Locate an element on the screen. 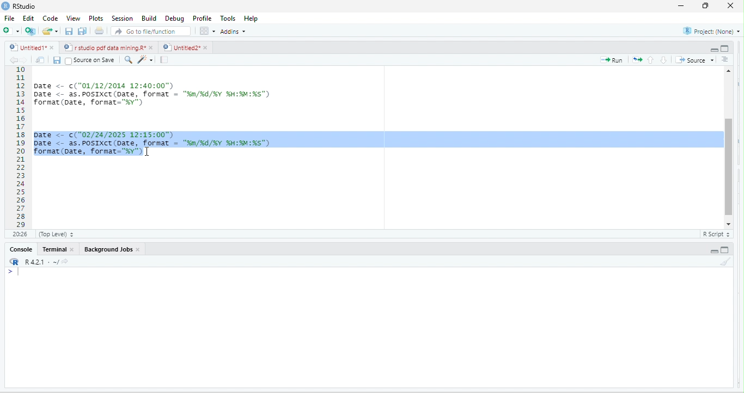 The height and width of the screenshot is (393, 744). minimize is located at coordinates (681, 7).